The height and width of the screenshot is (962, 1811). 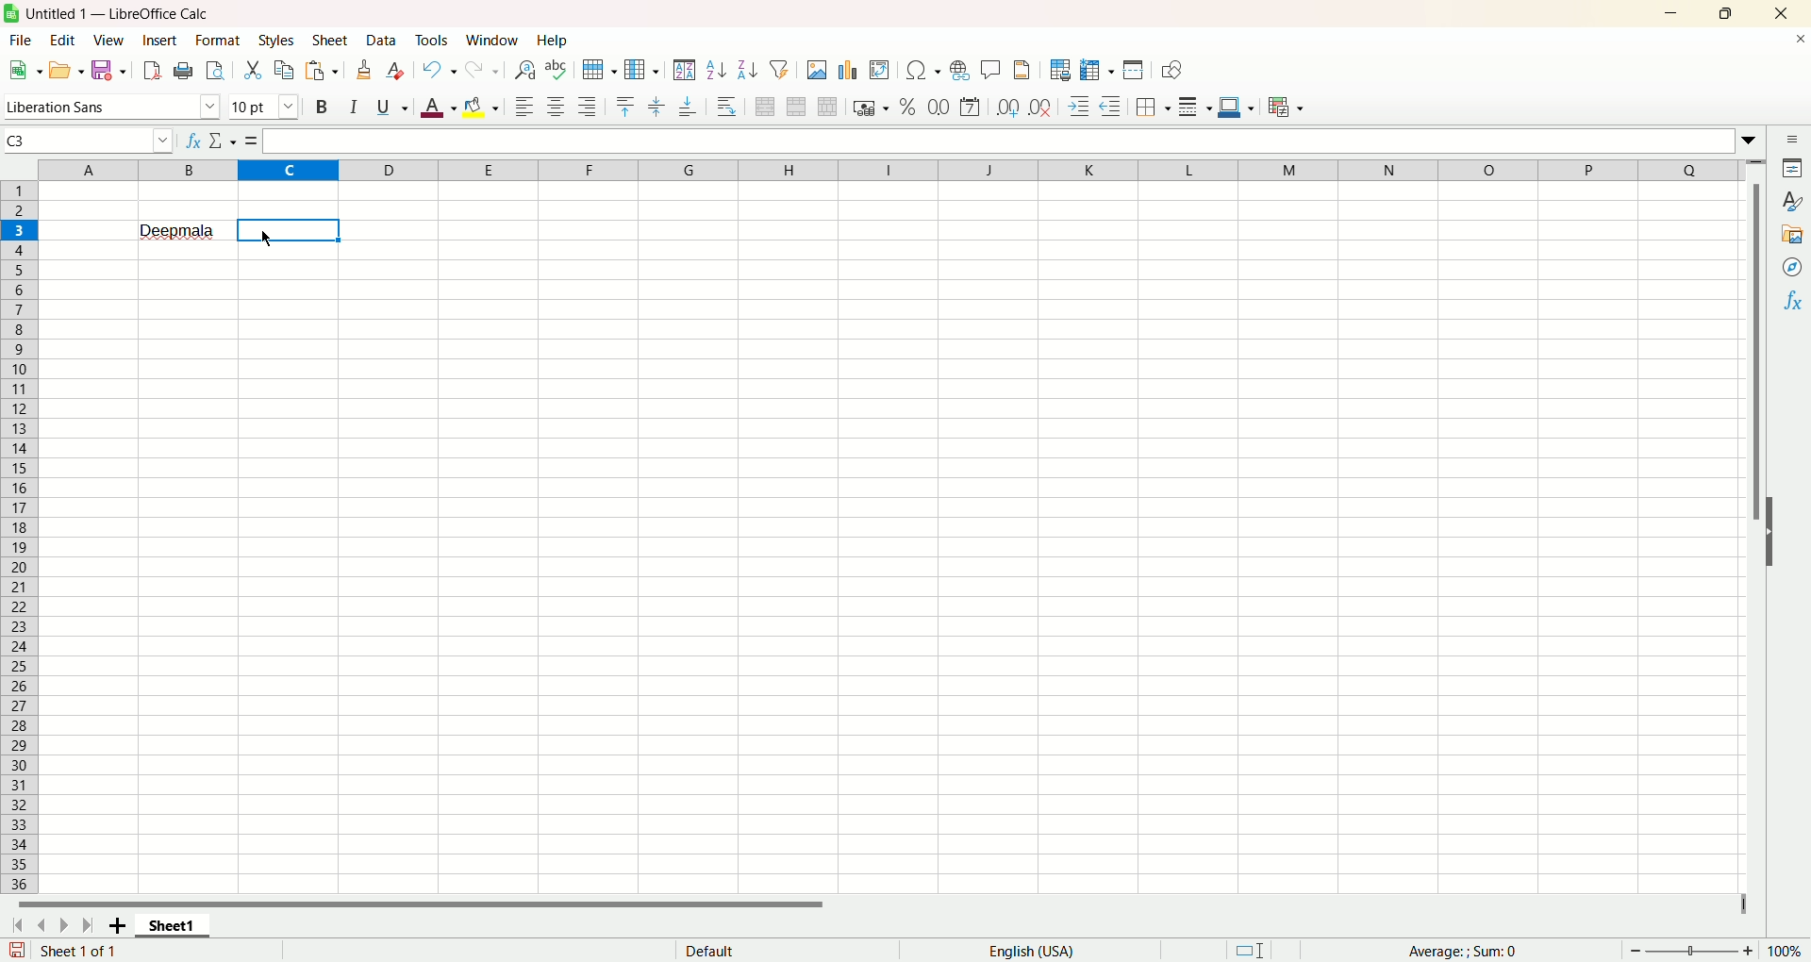 I want to click on Row , so click(x=23, y=536).